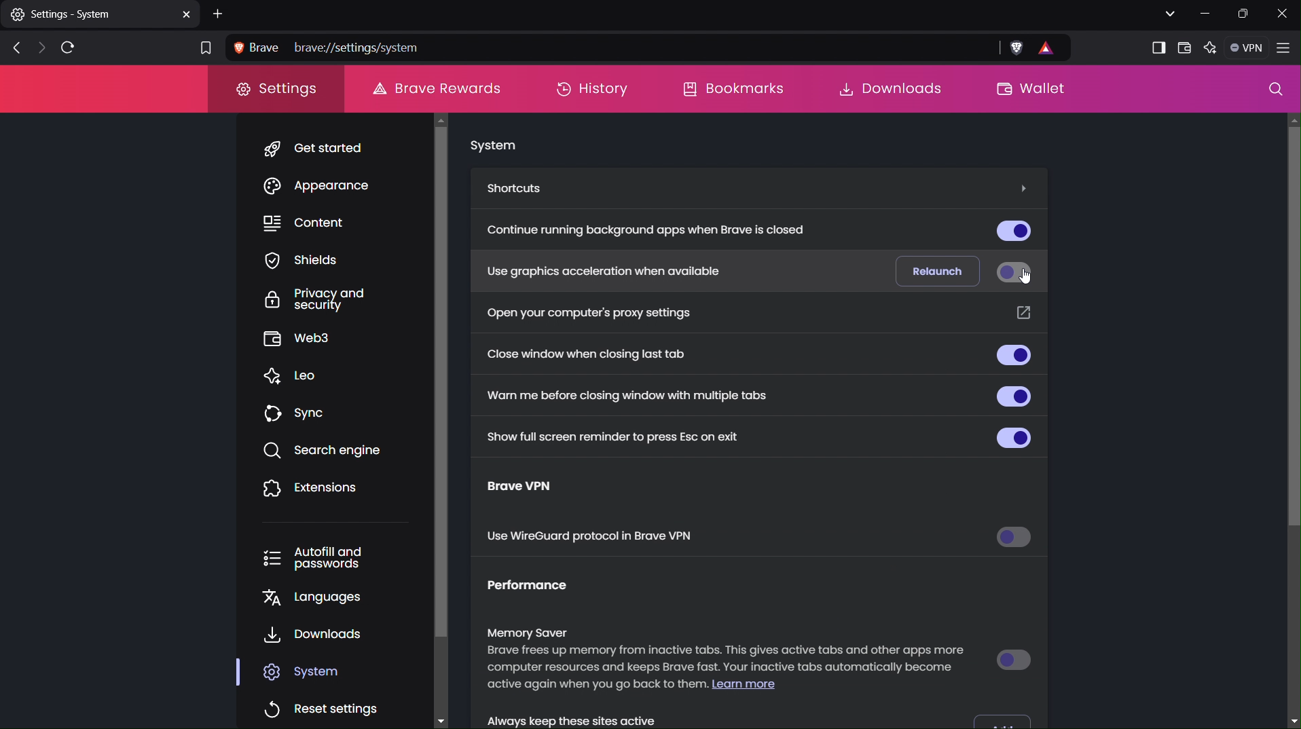 The height and width of the screenshot is (729, 1301). I want to click on Refresh, so click(71, 46).